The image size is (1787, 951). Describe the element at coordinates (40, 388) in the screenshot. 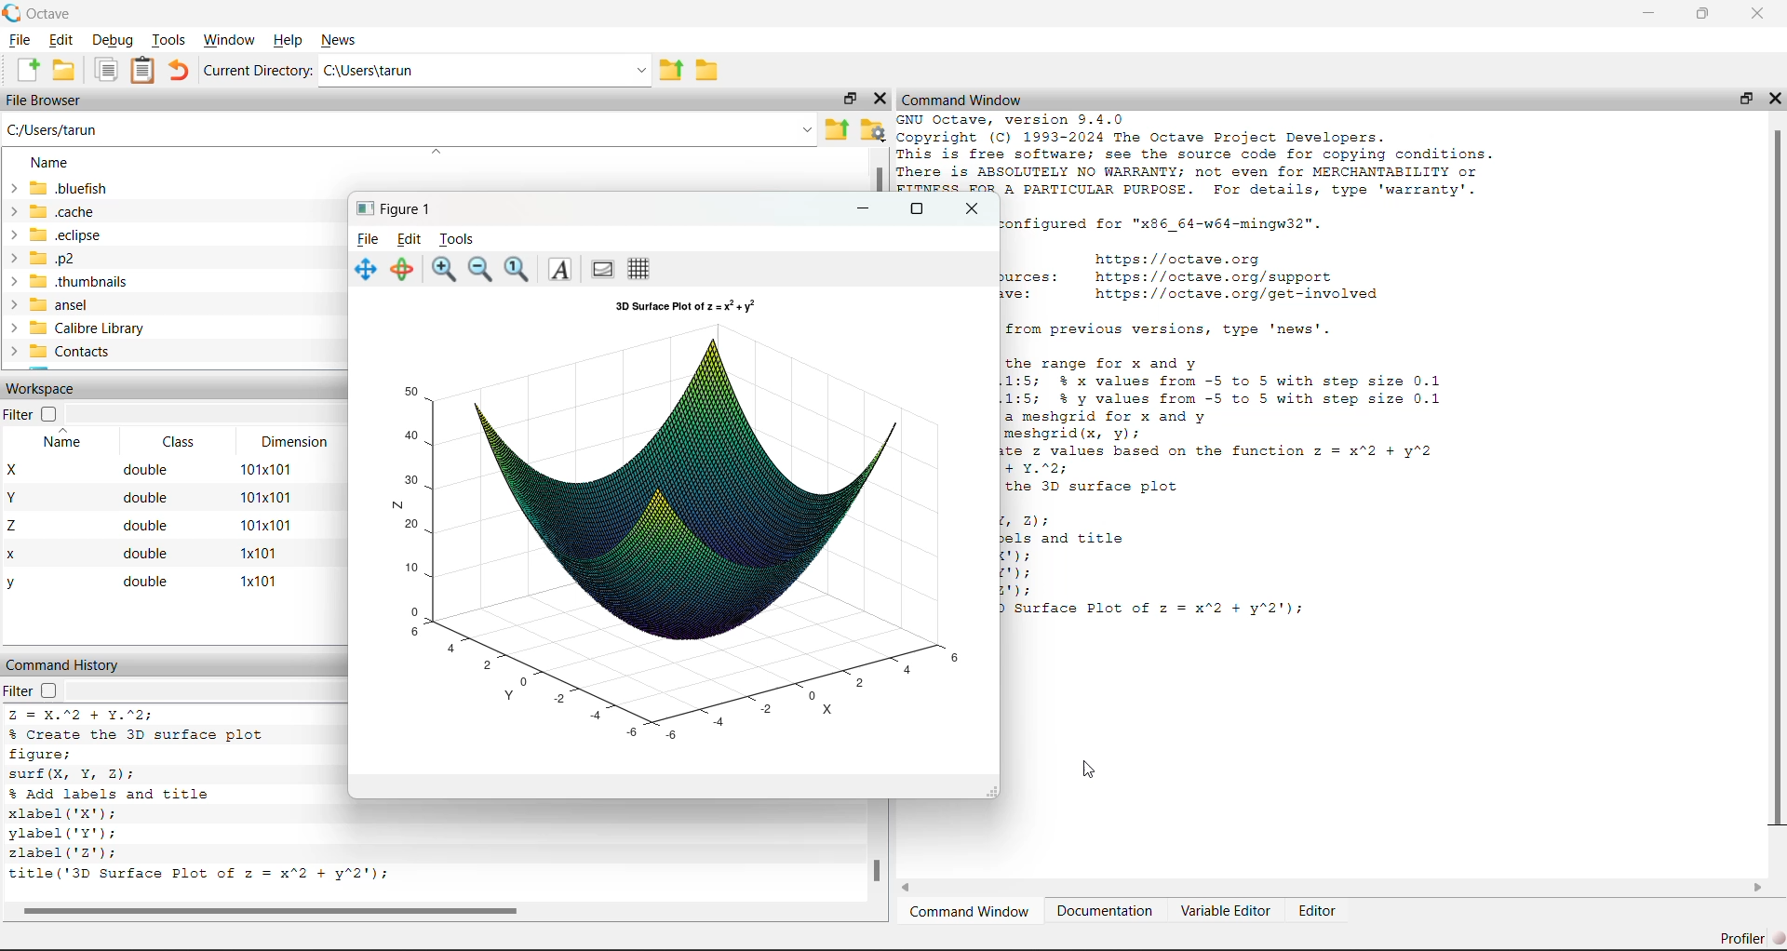

I see `Workspace` at that location.